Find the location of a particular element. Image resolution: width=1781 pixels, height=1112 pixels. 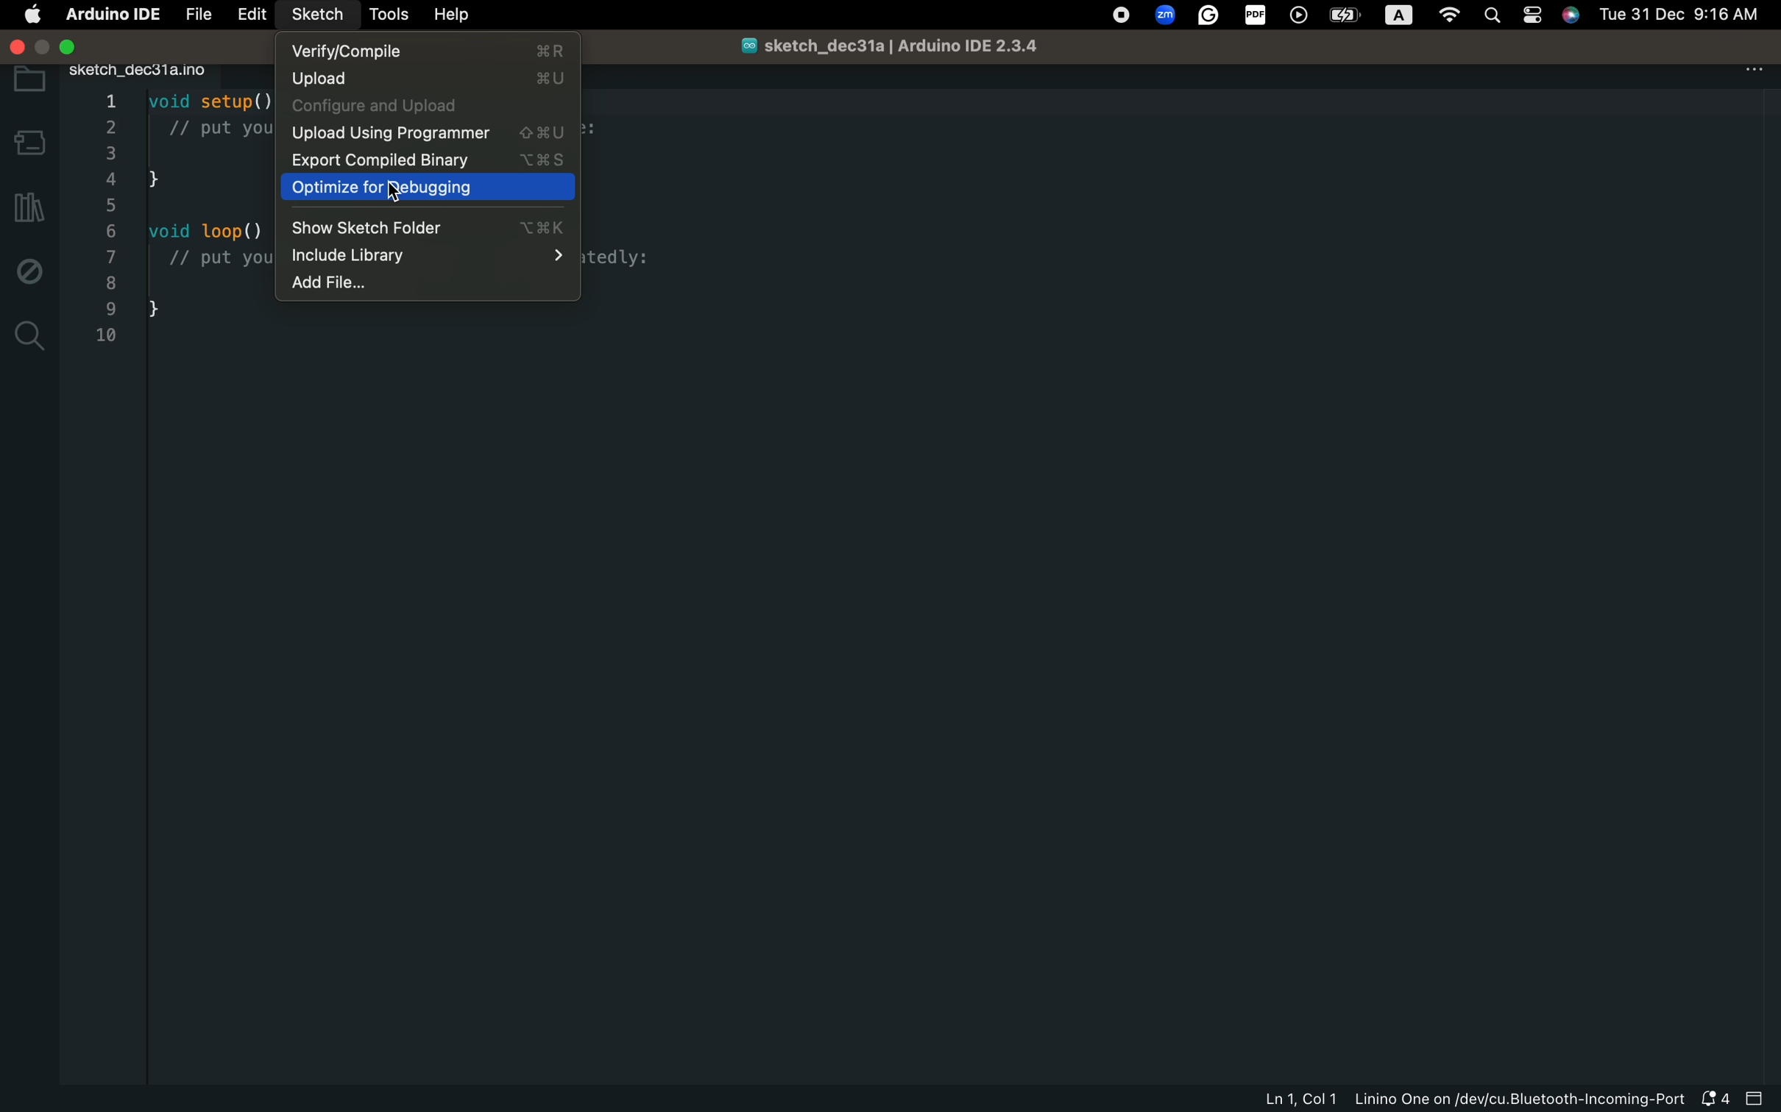

More Menu is located at coordinates (1760, 76).